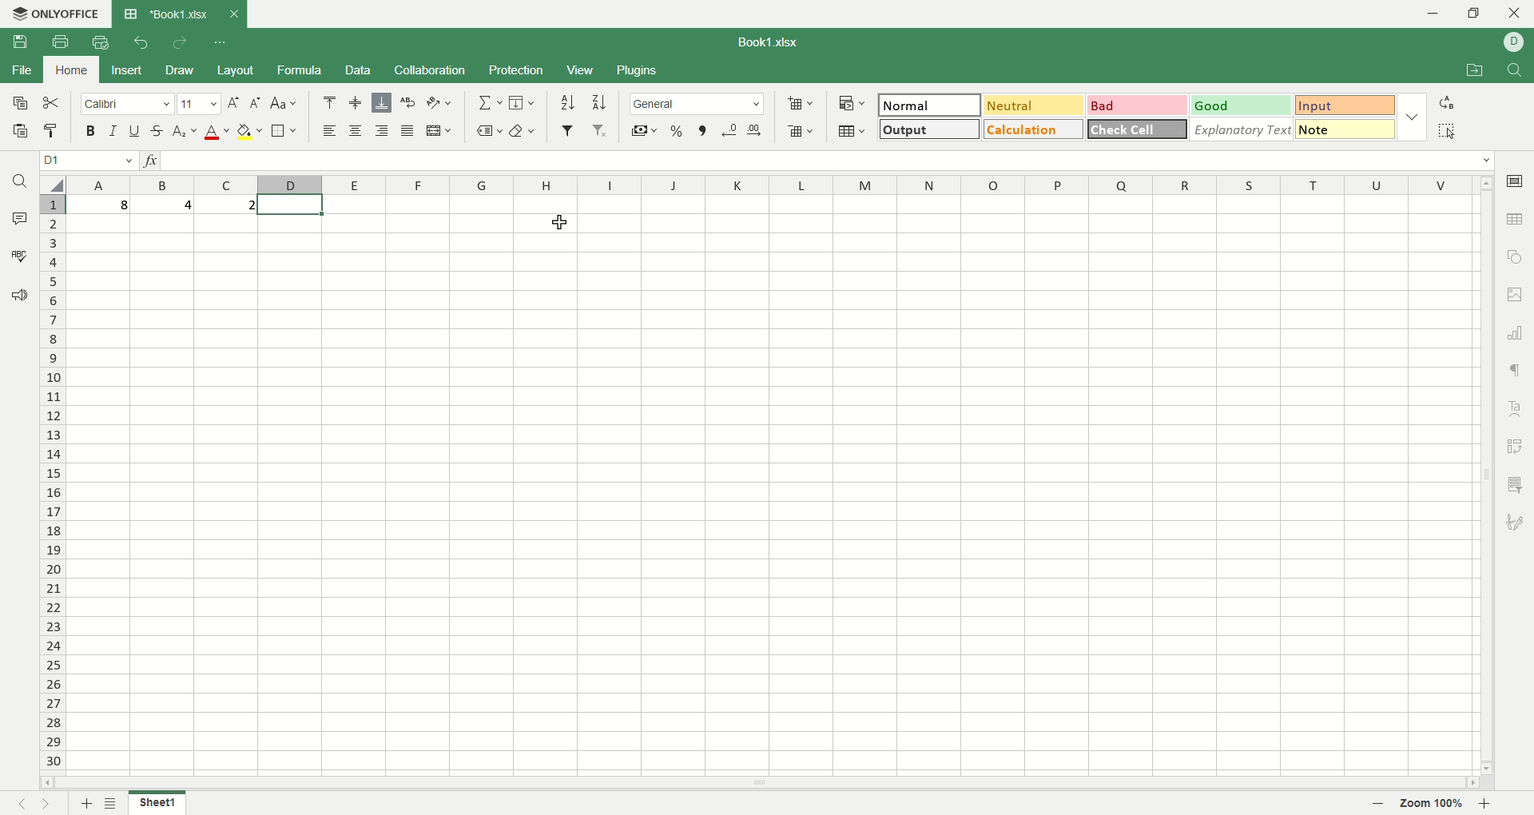  What do you see at coordinates (1519, 372) in the screenshot?
I see `paragraph settings` at bounding box center [1519, 372].